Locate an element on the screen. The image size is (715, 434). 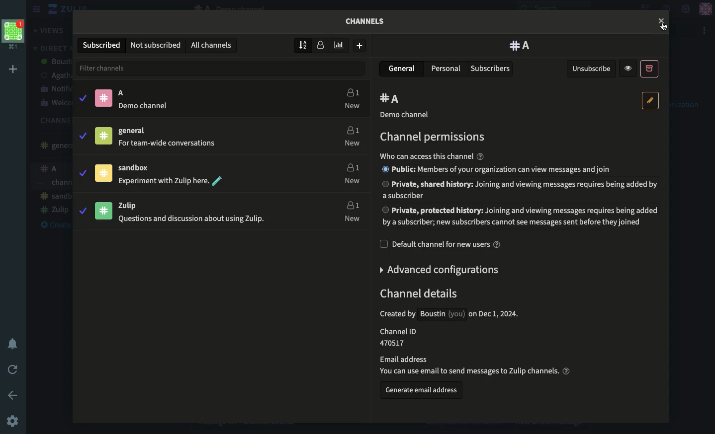
Profile is located at coordinates (705, 9).